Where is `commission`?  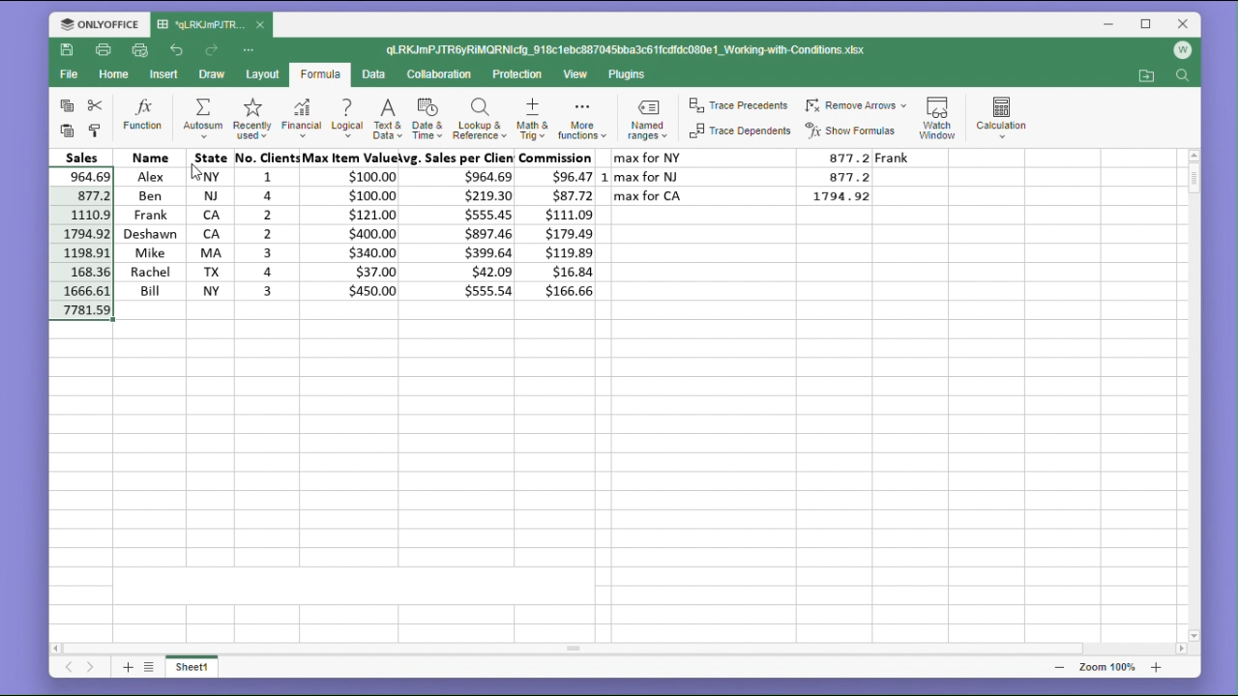
commission is located at coordinates (561, 225).